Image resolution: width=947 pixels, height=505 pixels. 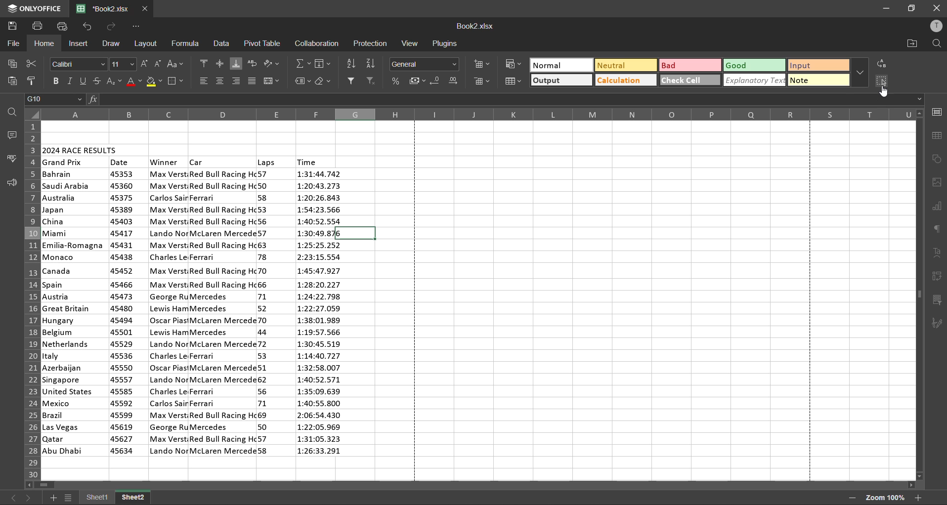 I want to click on paste, so click(x=14, y=82).